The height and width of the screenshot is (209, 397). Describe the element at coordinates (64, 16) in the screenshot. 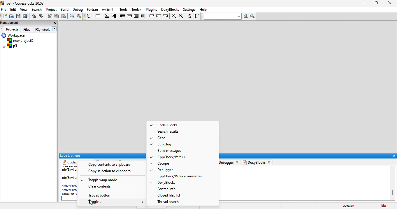

I see `paste` at that location.